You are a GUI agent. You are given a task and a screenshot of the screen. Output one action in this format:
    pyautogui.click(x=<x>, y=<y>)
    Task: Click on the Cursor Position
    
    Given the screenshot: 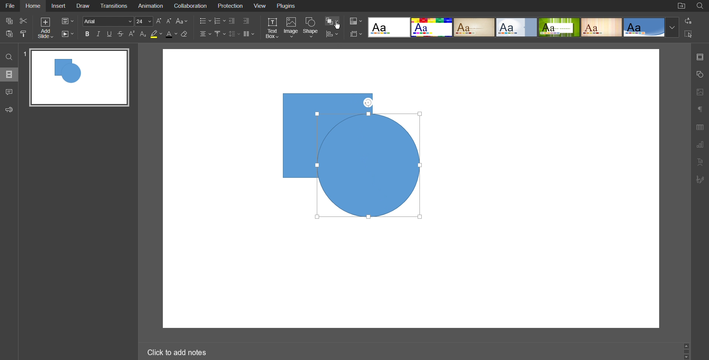 What is the action you would take?
    pyautogui.click(x=338, y=25)
    